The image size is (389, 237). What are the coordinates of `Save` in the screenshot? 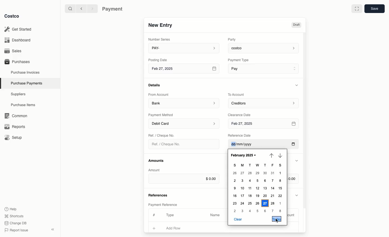 It's located at (374, 8).